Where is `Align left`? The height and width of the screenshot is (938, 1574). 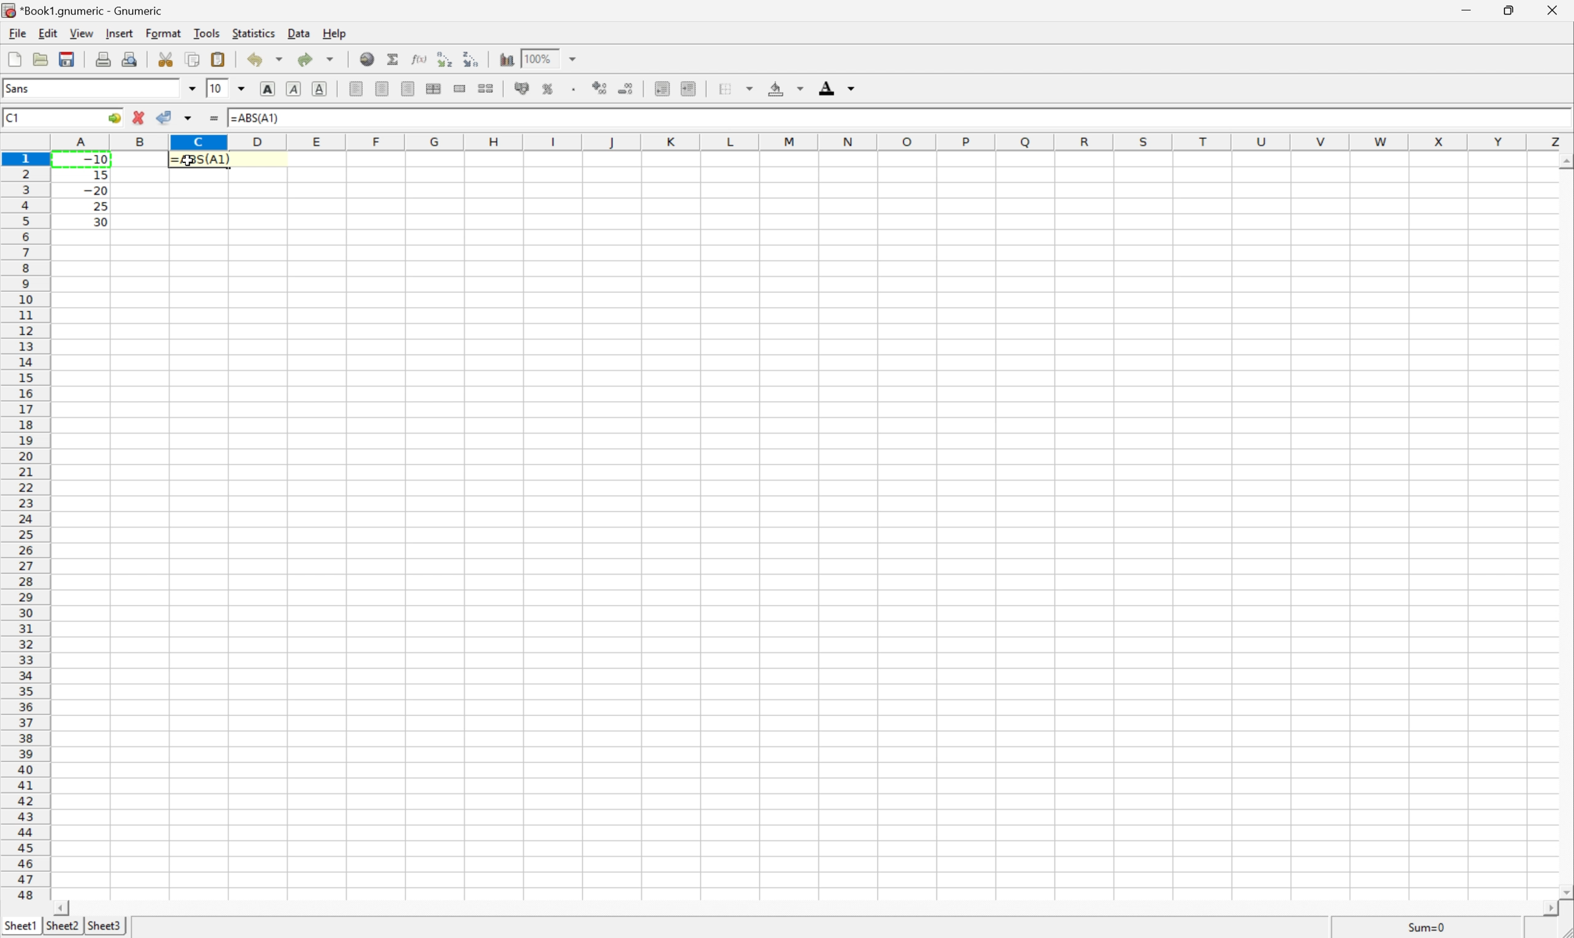
Align left is located at coordinates (355, 87).